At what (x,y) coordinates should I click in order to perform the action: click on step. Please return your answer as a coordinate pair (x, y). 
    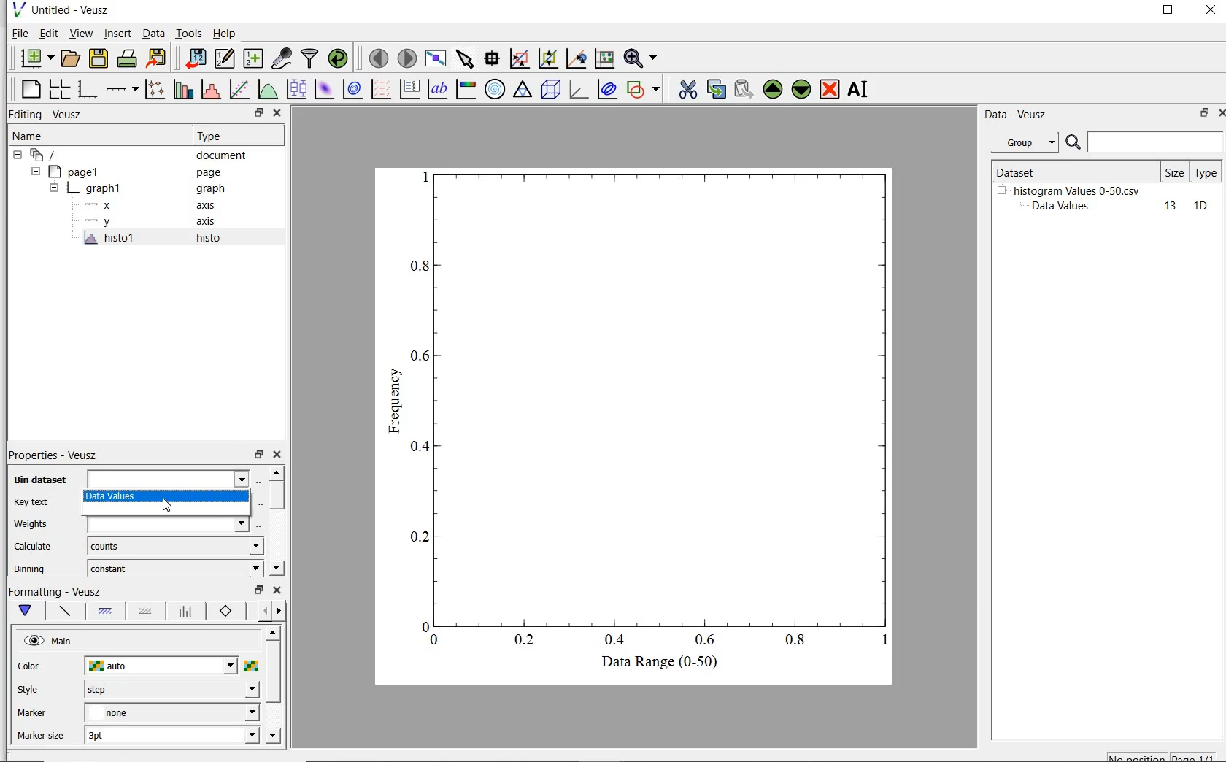
    Looking at the image, I should click on (171, 689).